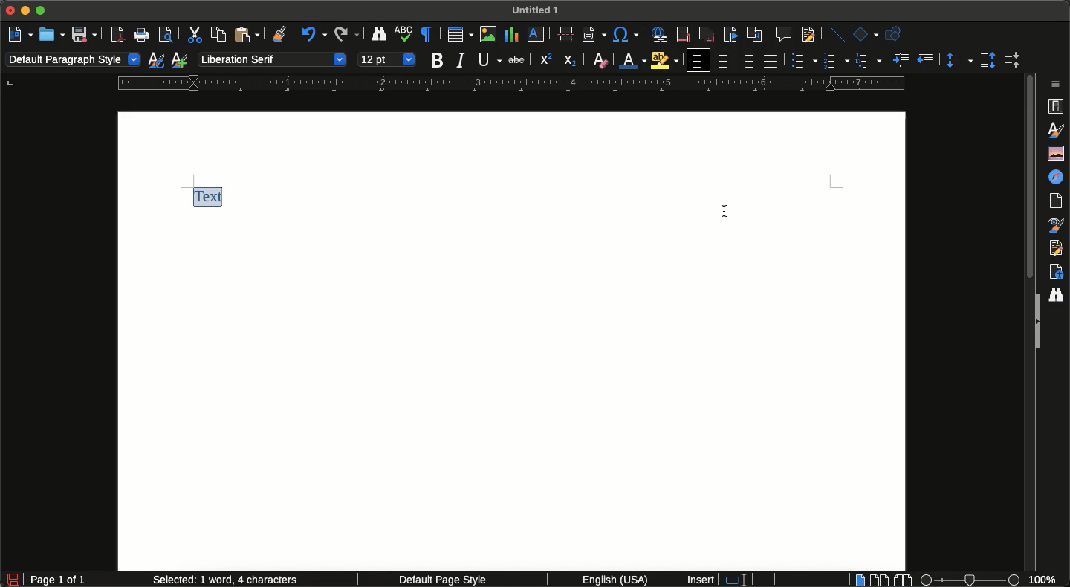  Describe the element at coordinates (460, 34) in the screenshot. I see `Insert table` at that location.